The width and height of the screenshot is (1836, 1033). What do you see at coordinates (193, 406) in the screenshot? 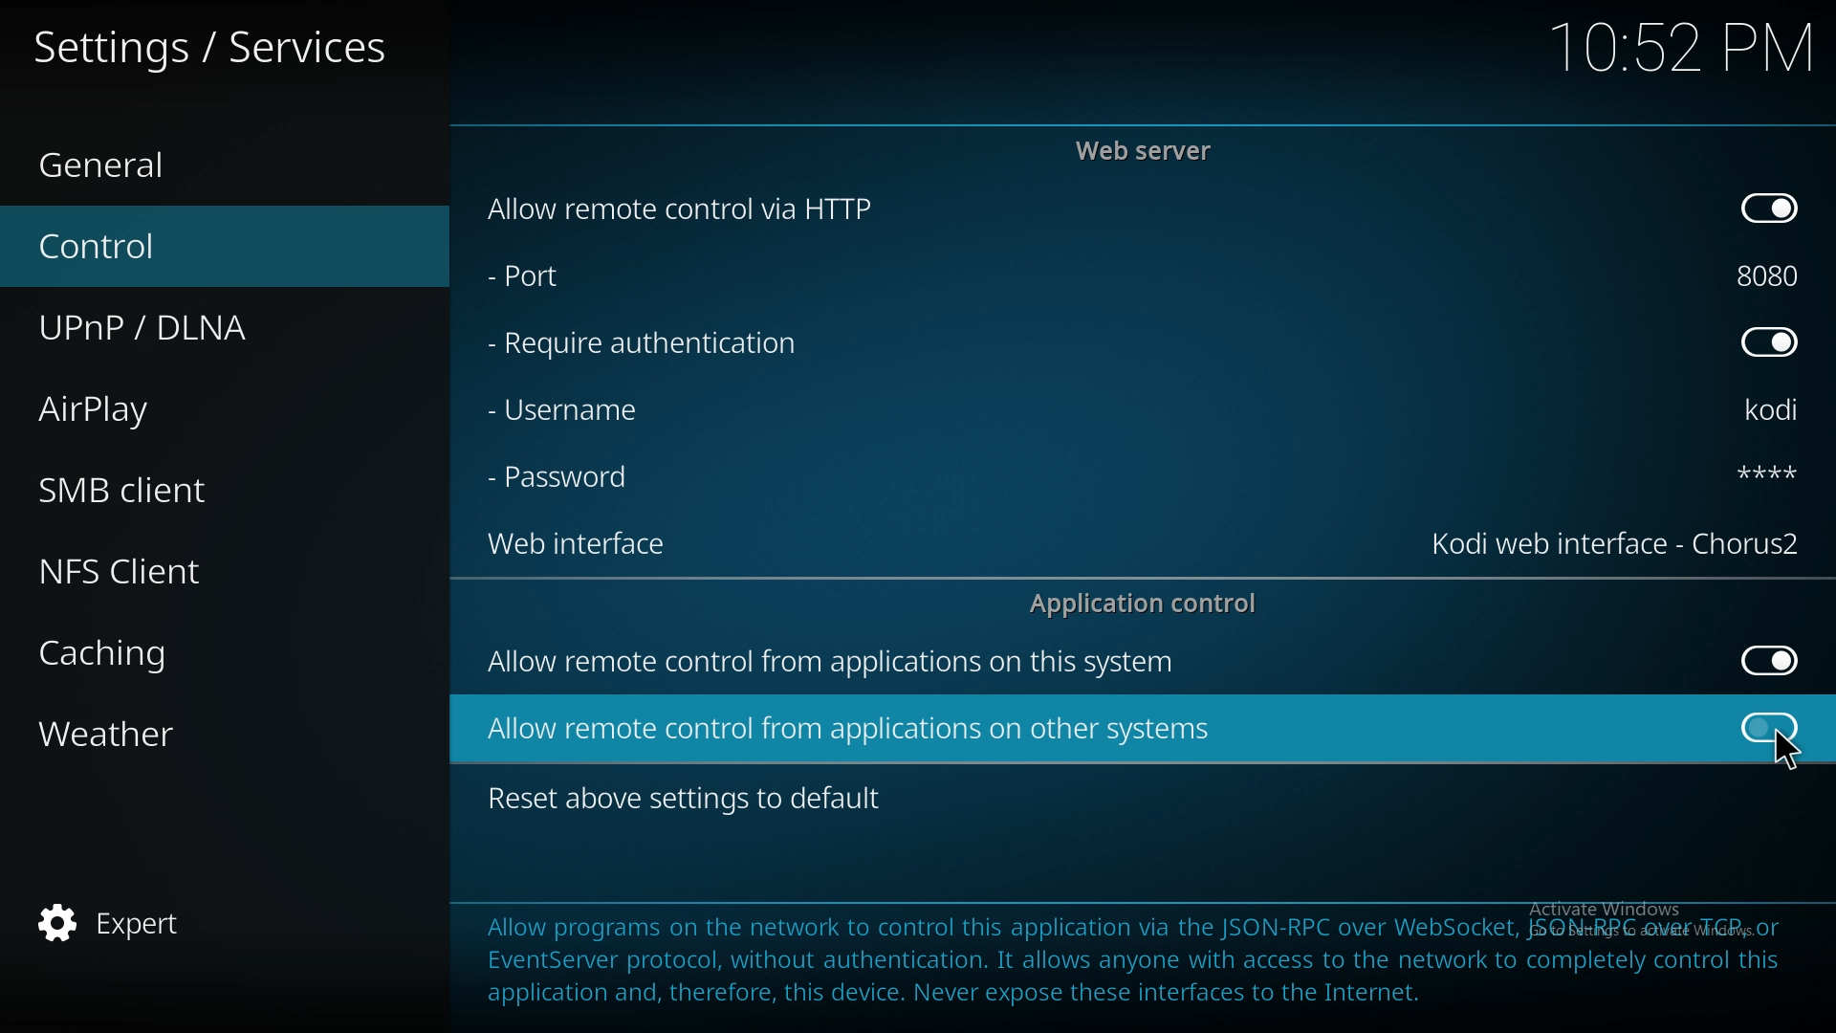
I see `airplay` at bounding box center [193, 406].